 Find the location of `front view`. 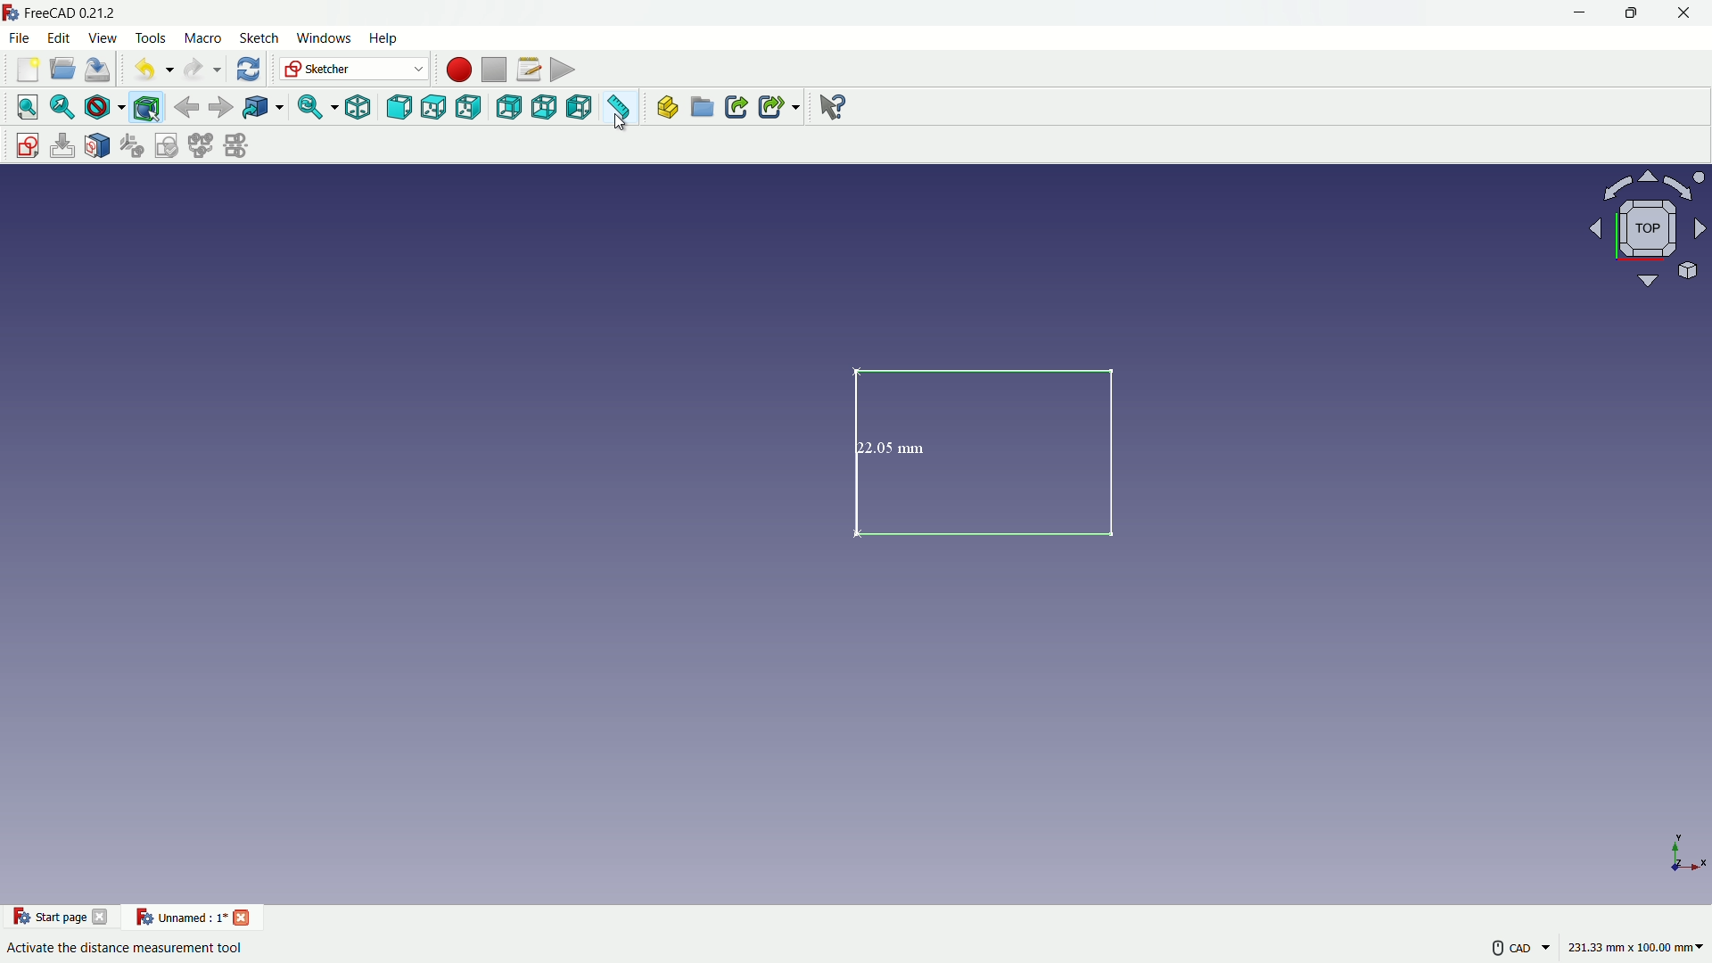

front view is located at coordinates (398, 107).